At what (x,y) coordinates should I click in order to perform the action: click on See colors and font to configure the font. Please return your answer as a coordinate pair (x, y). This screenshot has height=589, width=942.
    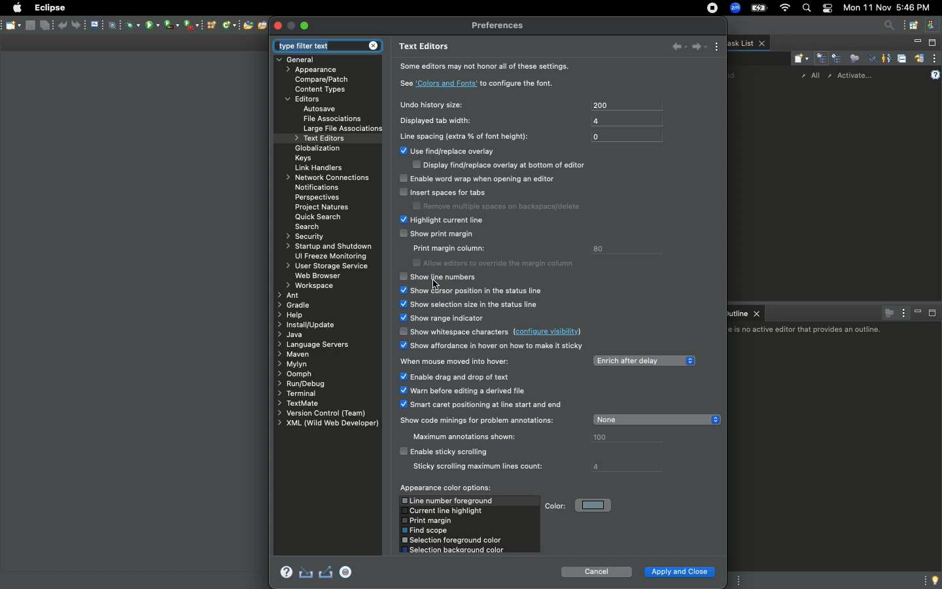
    Looking at the image, I should click on (478, 83).